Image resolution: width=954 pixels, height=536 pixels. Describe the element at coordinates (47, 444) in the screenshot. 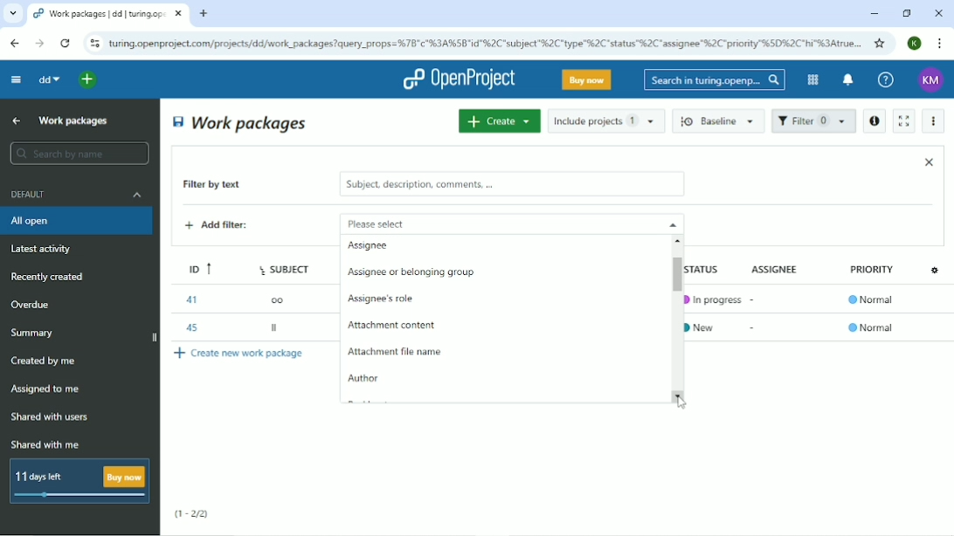

I see `Shared with me` at that location.